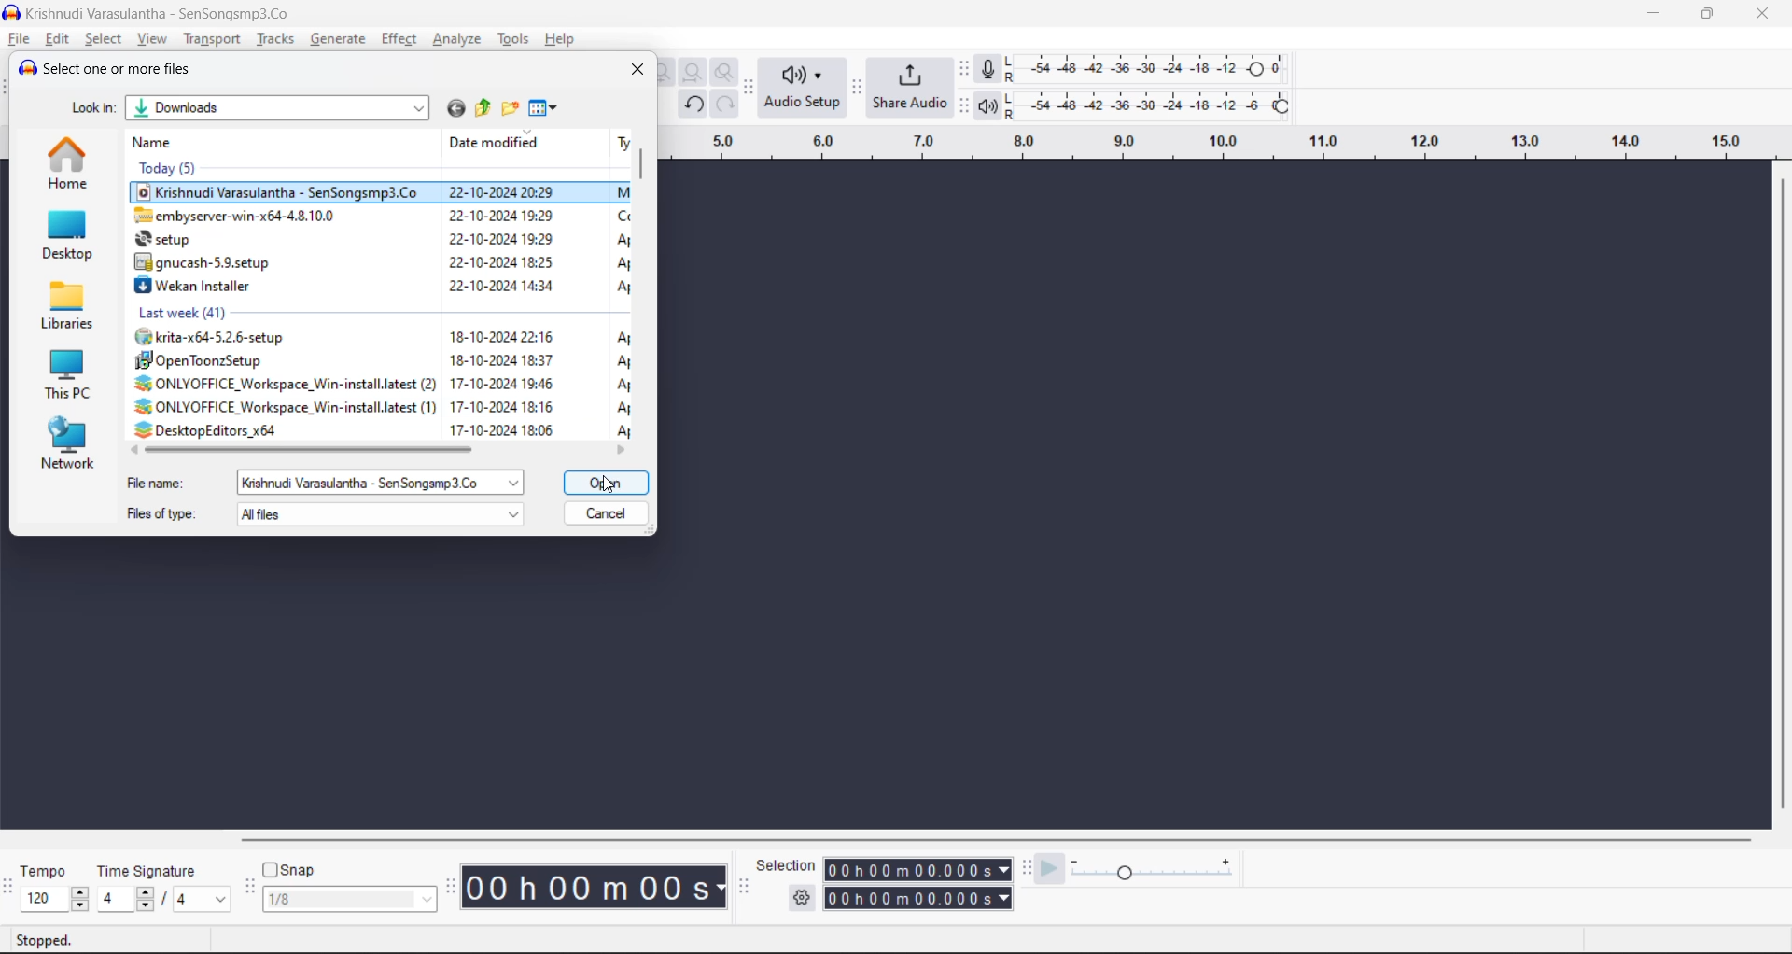 The height and width of the screenshot is (954, 1792). Describe the element at coordinates (338, 40) in the screenshot. I see `generate` at that location.